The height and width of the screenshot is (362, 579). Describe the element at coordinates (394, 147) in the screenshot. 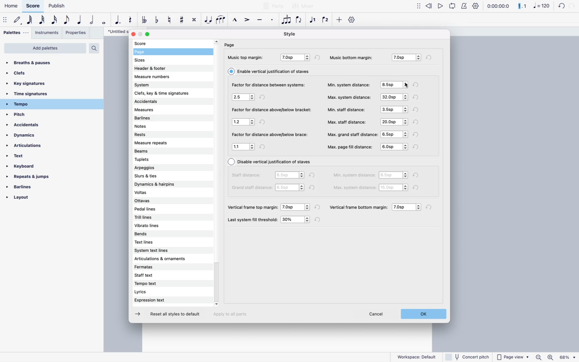

I see `options` at that location.